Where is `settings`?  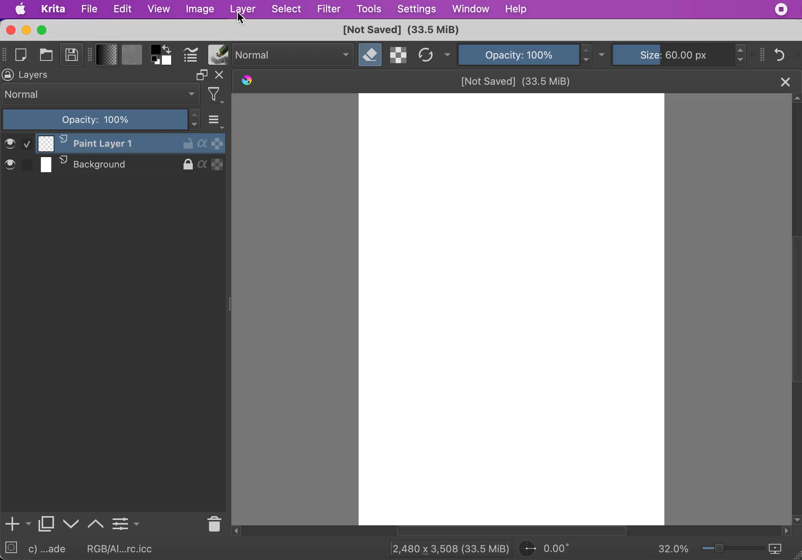
settings is located at coordinates (416, 10).